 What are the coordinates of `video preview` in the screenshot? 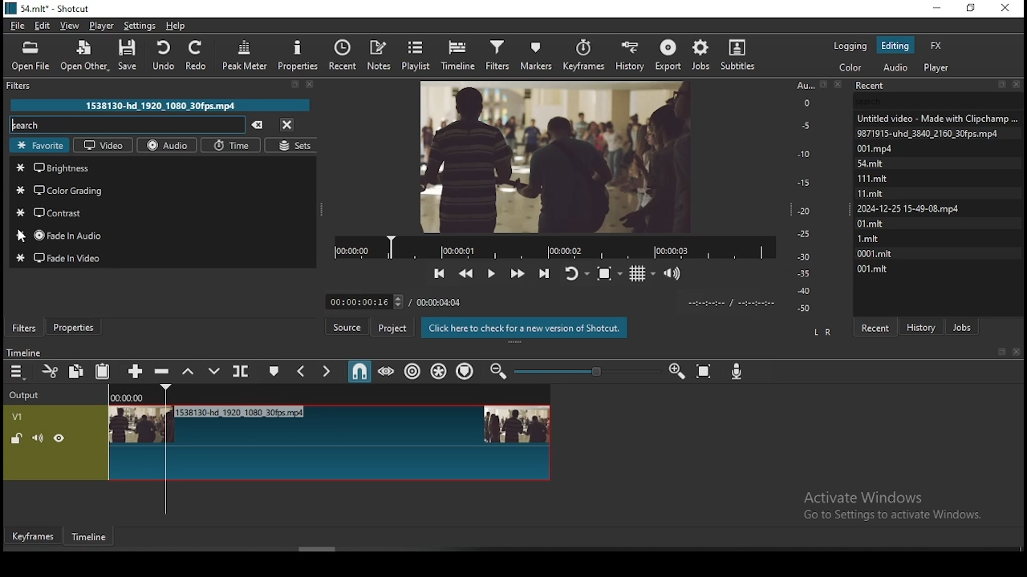 It's located at (547, 155).